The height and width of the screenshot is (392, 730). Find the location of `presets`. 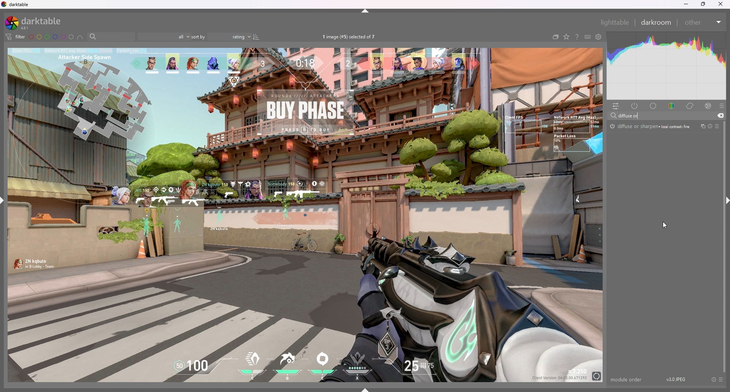

presets is located at coordinates (722, 106).